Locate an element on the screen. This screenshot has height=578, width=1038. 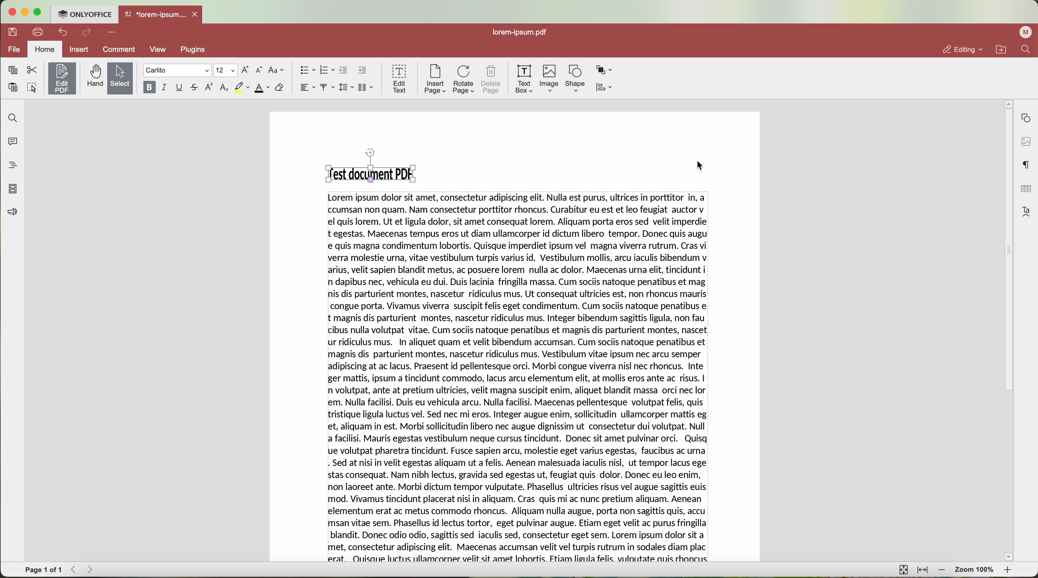
*lorem-ipsum.... is located at coordinates (155, 13).